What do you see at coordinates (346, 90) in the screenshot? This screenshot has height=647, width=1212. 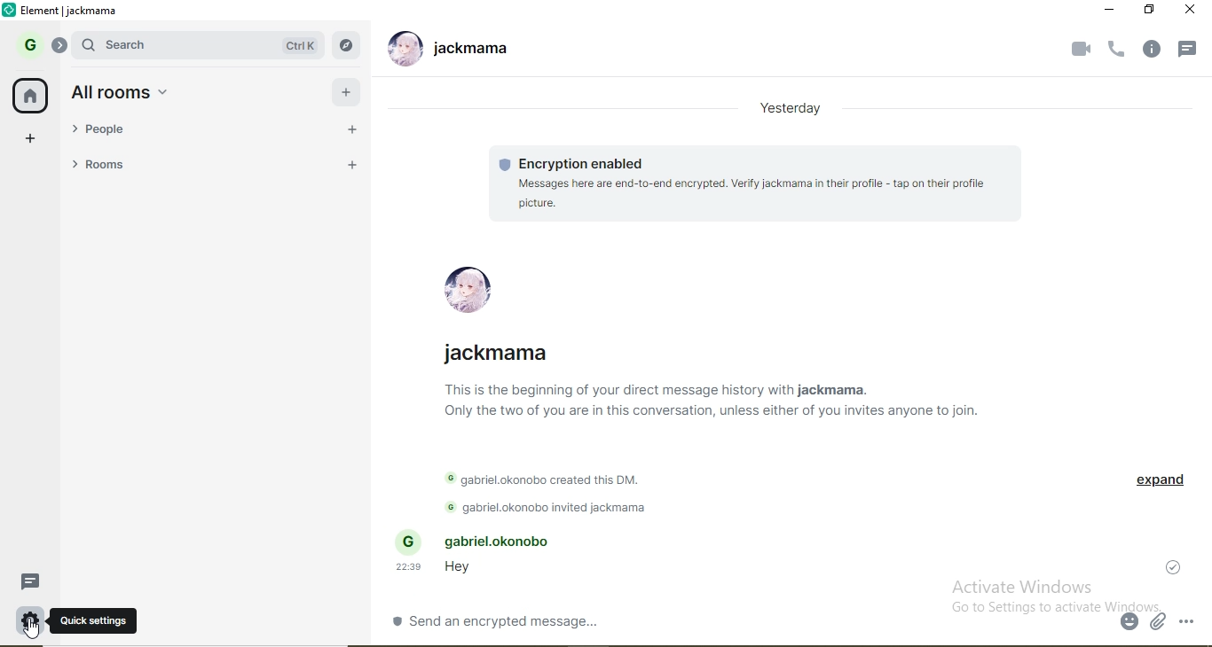 I see `all rooms` at bounding box center [346, 90].